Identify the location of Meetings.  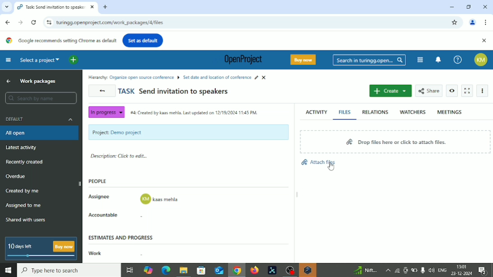
(450, 112).